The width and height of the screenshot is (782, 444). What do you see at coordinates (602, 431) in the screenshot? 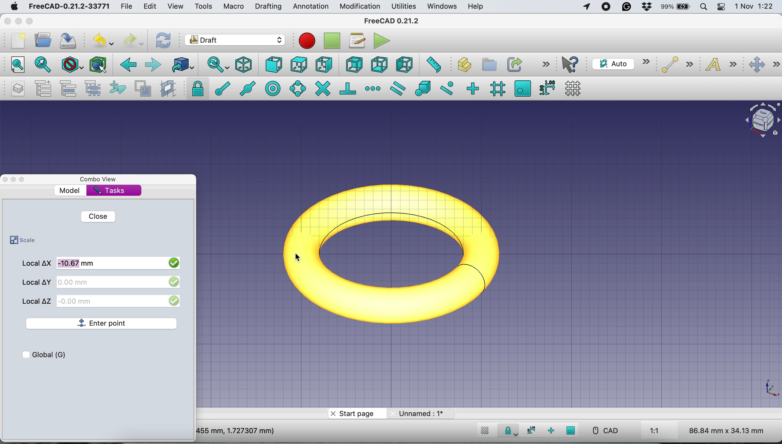
I see `CAD` at bounding box center [602, 431].